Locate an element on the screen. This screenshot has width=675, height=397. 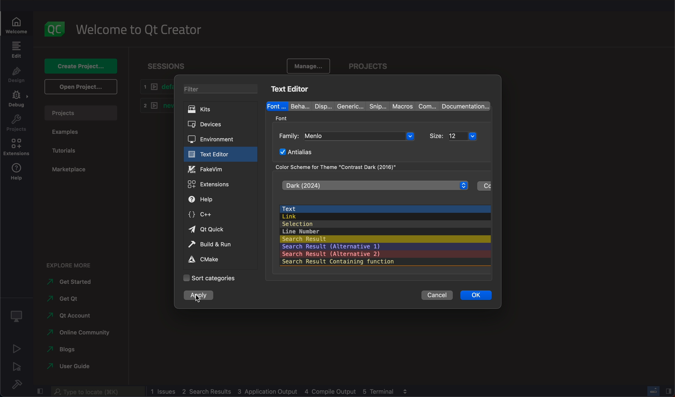
font is located at coordinates (275, 106).